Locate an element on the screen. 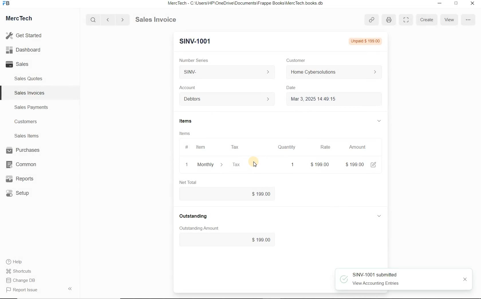 This screenshot has width=481, height=299. cursor is located at coordinates (254, 165).